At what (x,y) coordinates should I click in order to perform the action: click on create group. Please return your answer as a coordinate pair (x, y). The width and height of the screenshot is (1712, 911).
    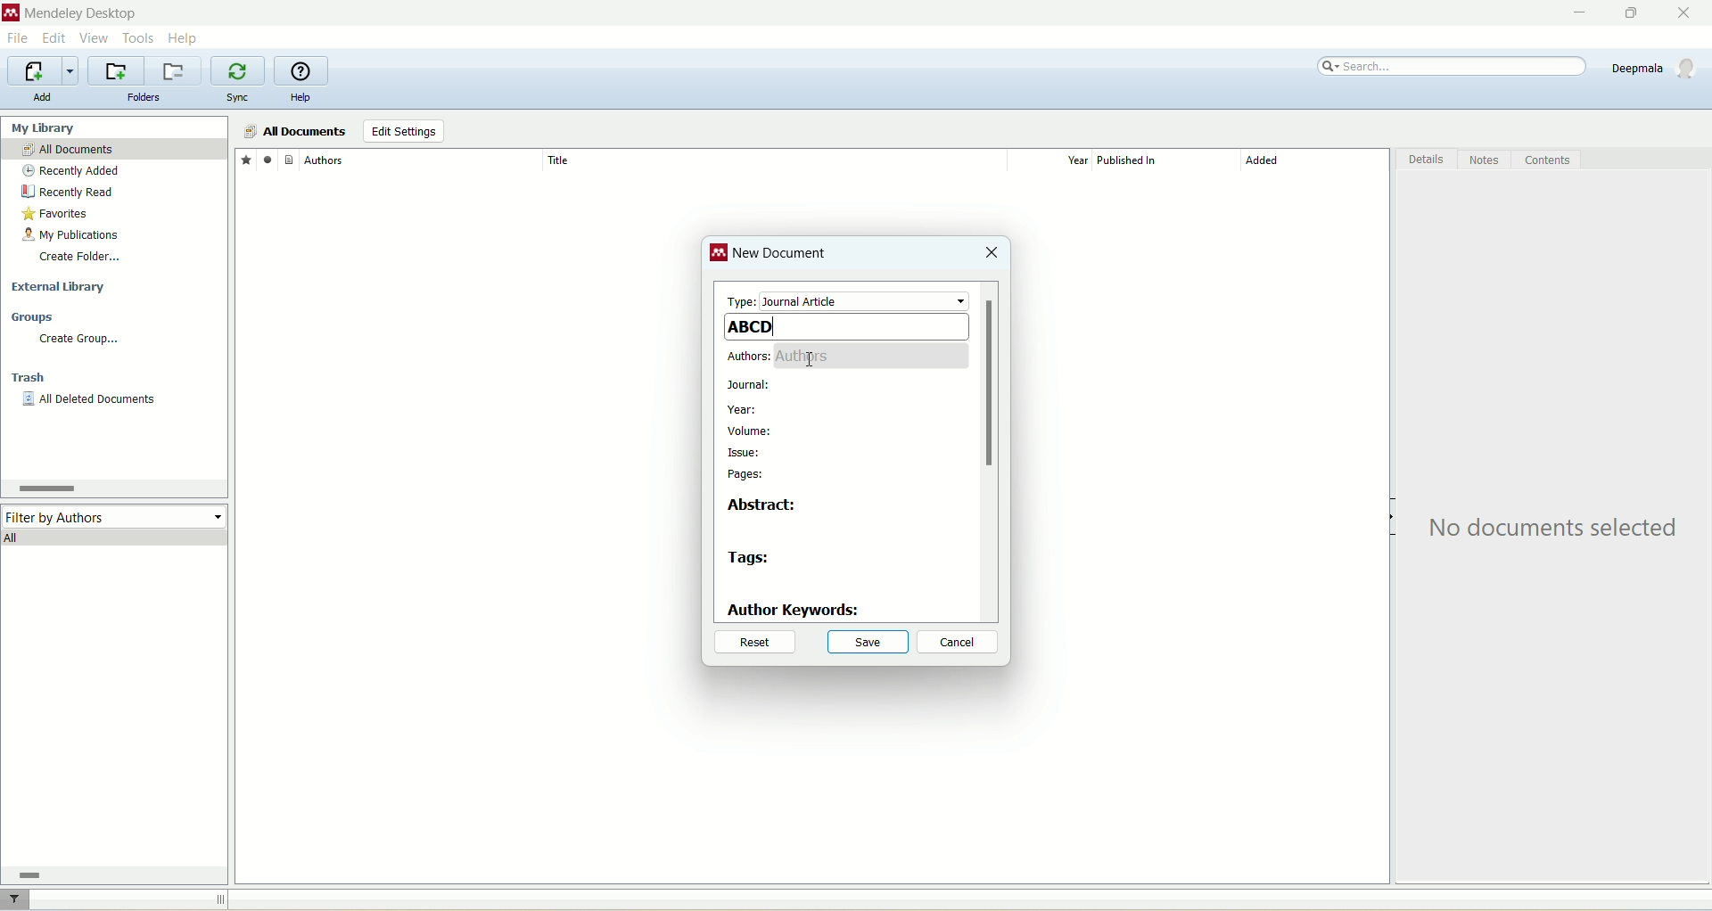
    Looking at the image, I should click on (78, 339).